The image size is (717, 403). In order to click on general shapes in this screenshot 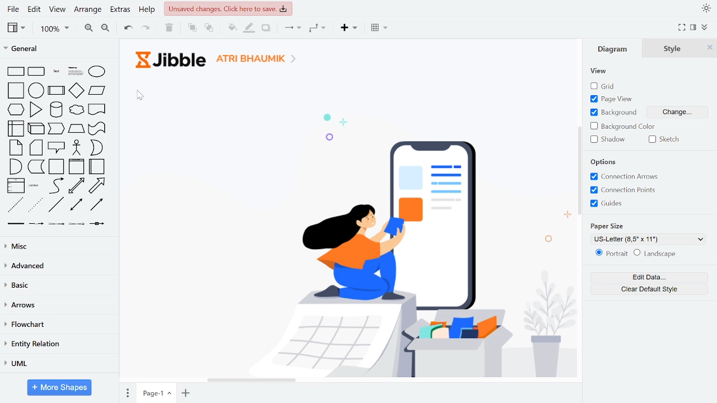, I will do `click(34, 205)`.